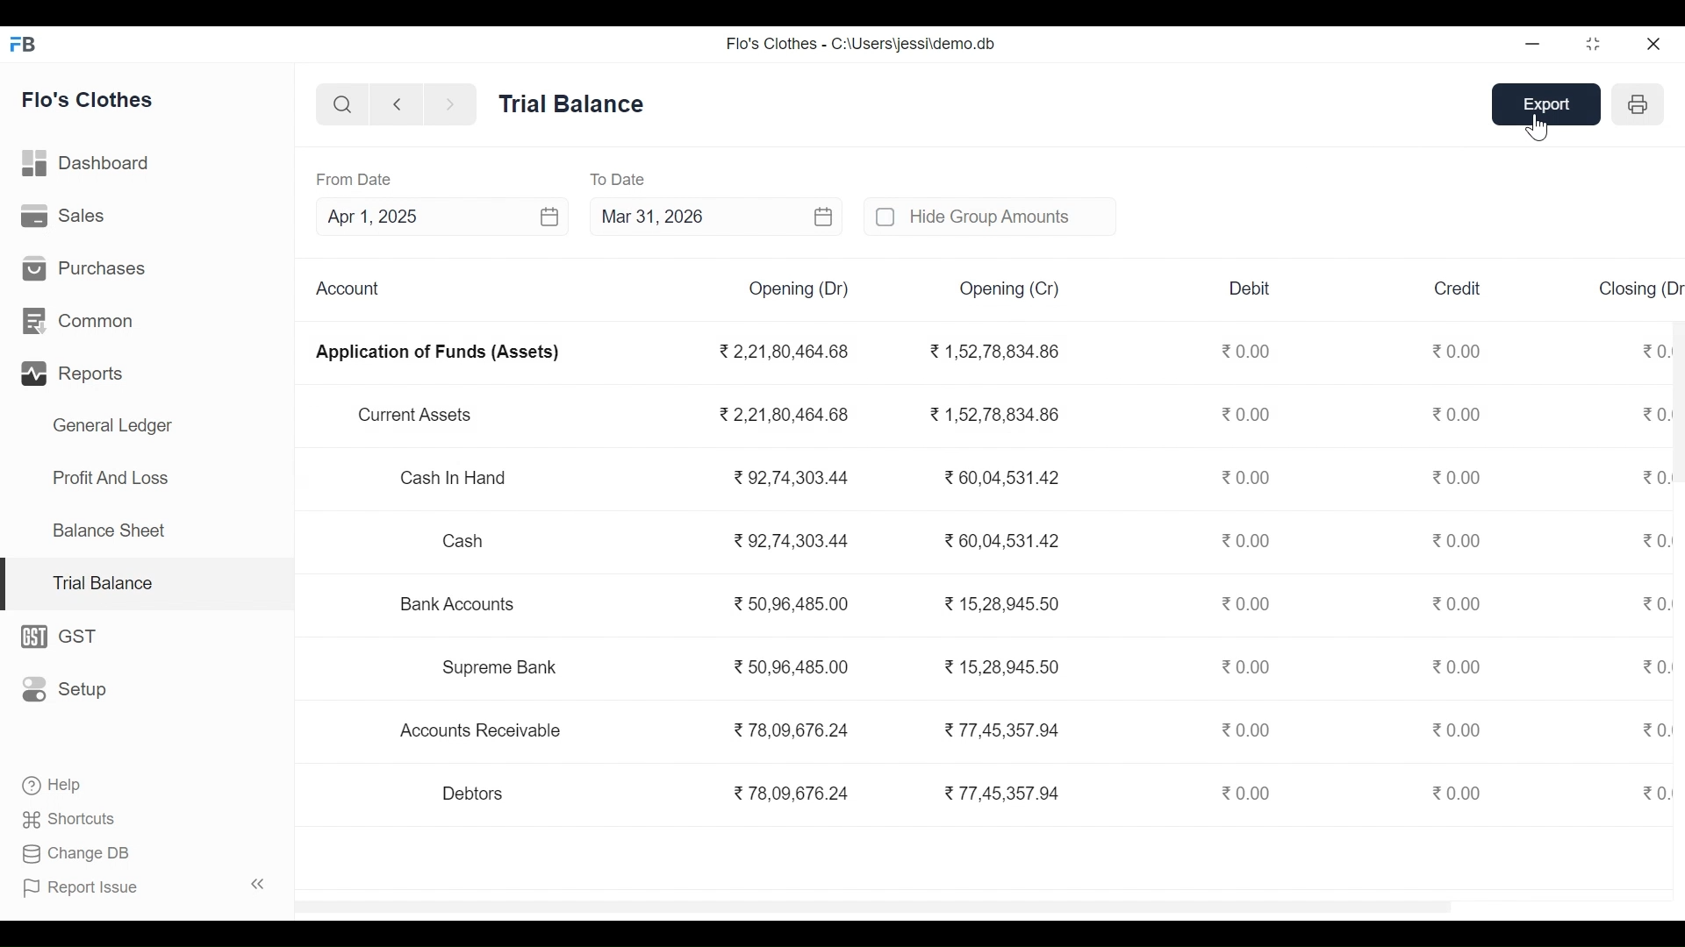  I want to click on 50,96,485.00, so click(790, 666).